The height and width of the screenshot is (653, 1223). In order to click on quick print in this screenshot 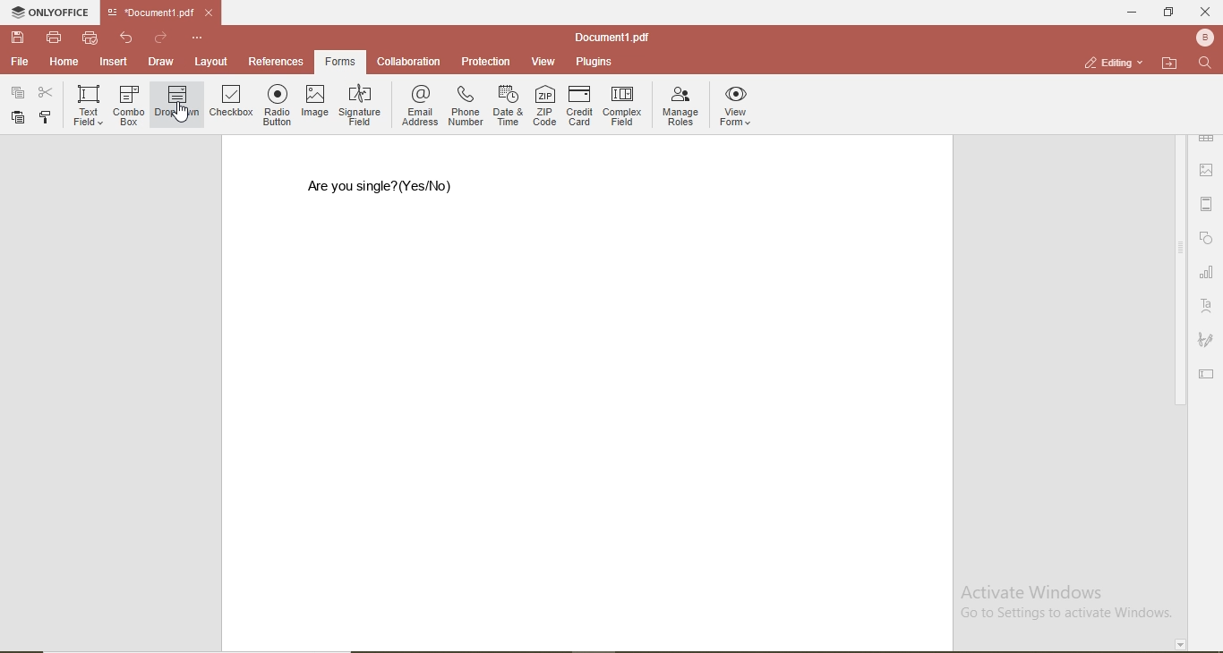, I will do `click(90, 38)`.